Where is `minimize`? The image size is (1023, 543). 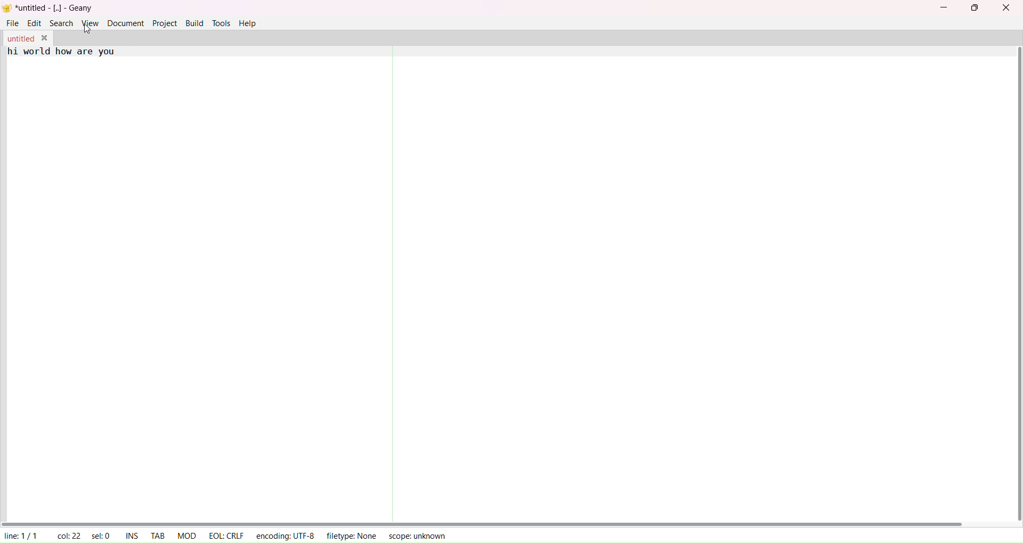
minimize is located at coordinates (948, 6).